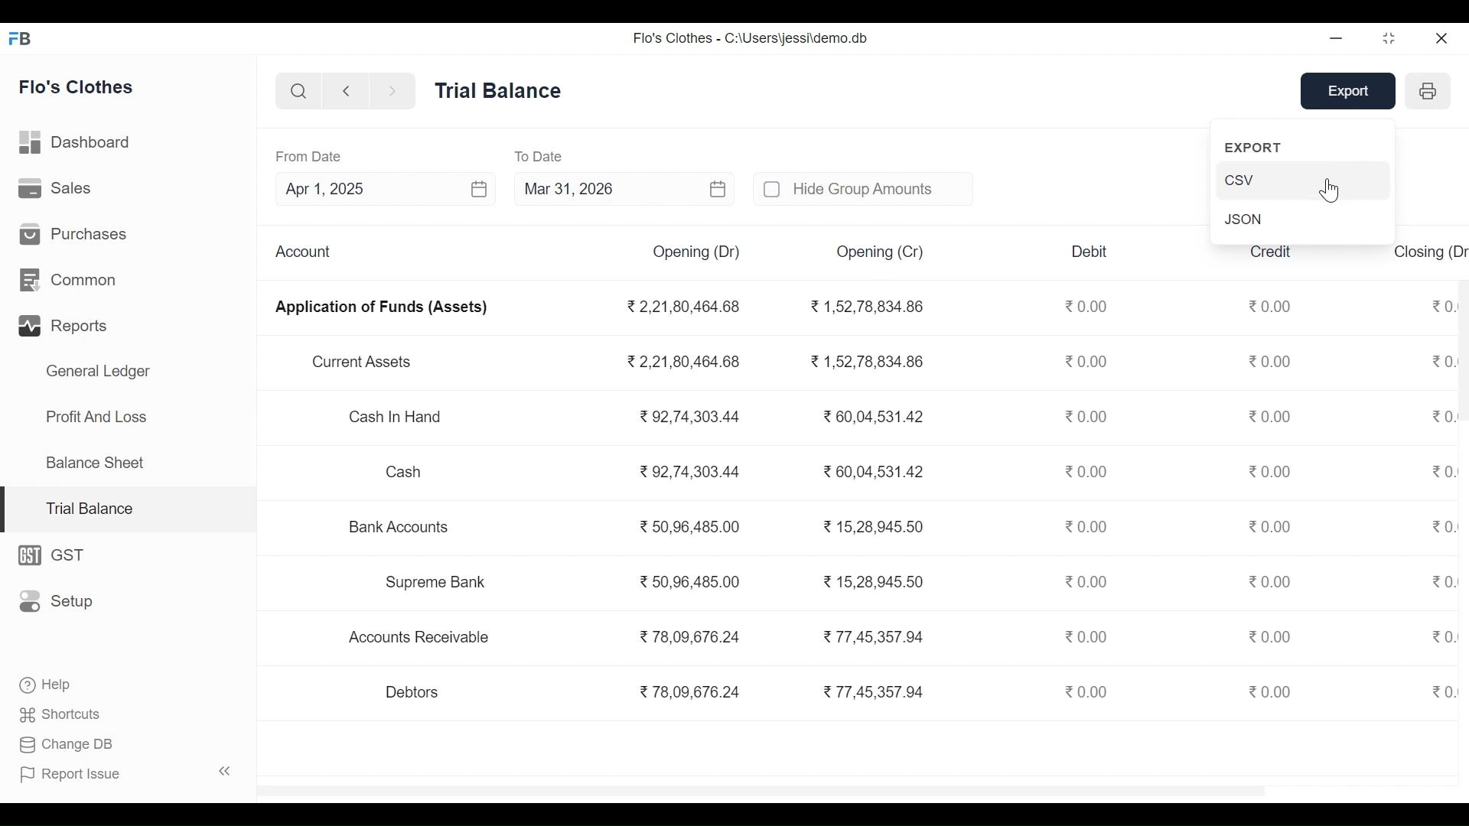  I want to click on Purchases, so click(74, 234).